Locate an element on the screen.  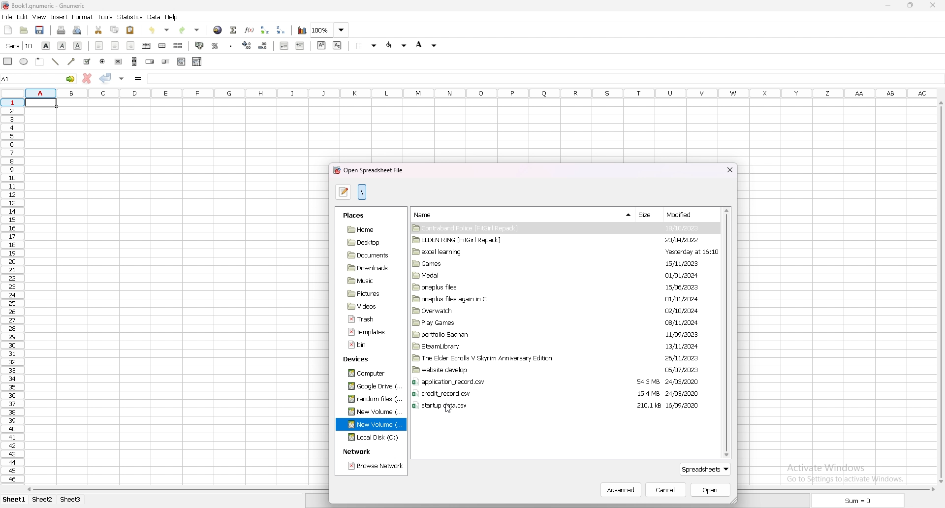
cursor description is located at coordinates (20, 47).